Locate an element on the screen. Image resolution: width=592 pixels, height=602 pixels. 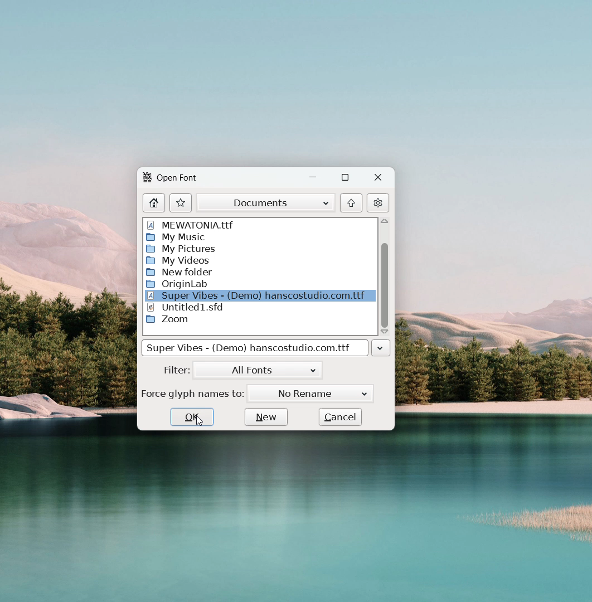
Super Vibes - (Demo) hanscostudio.com.ttf is located at coordinates (260, 297).